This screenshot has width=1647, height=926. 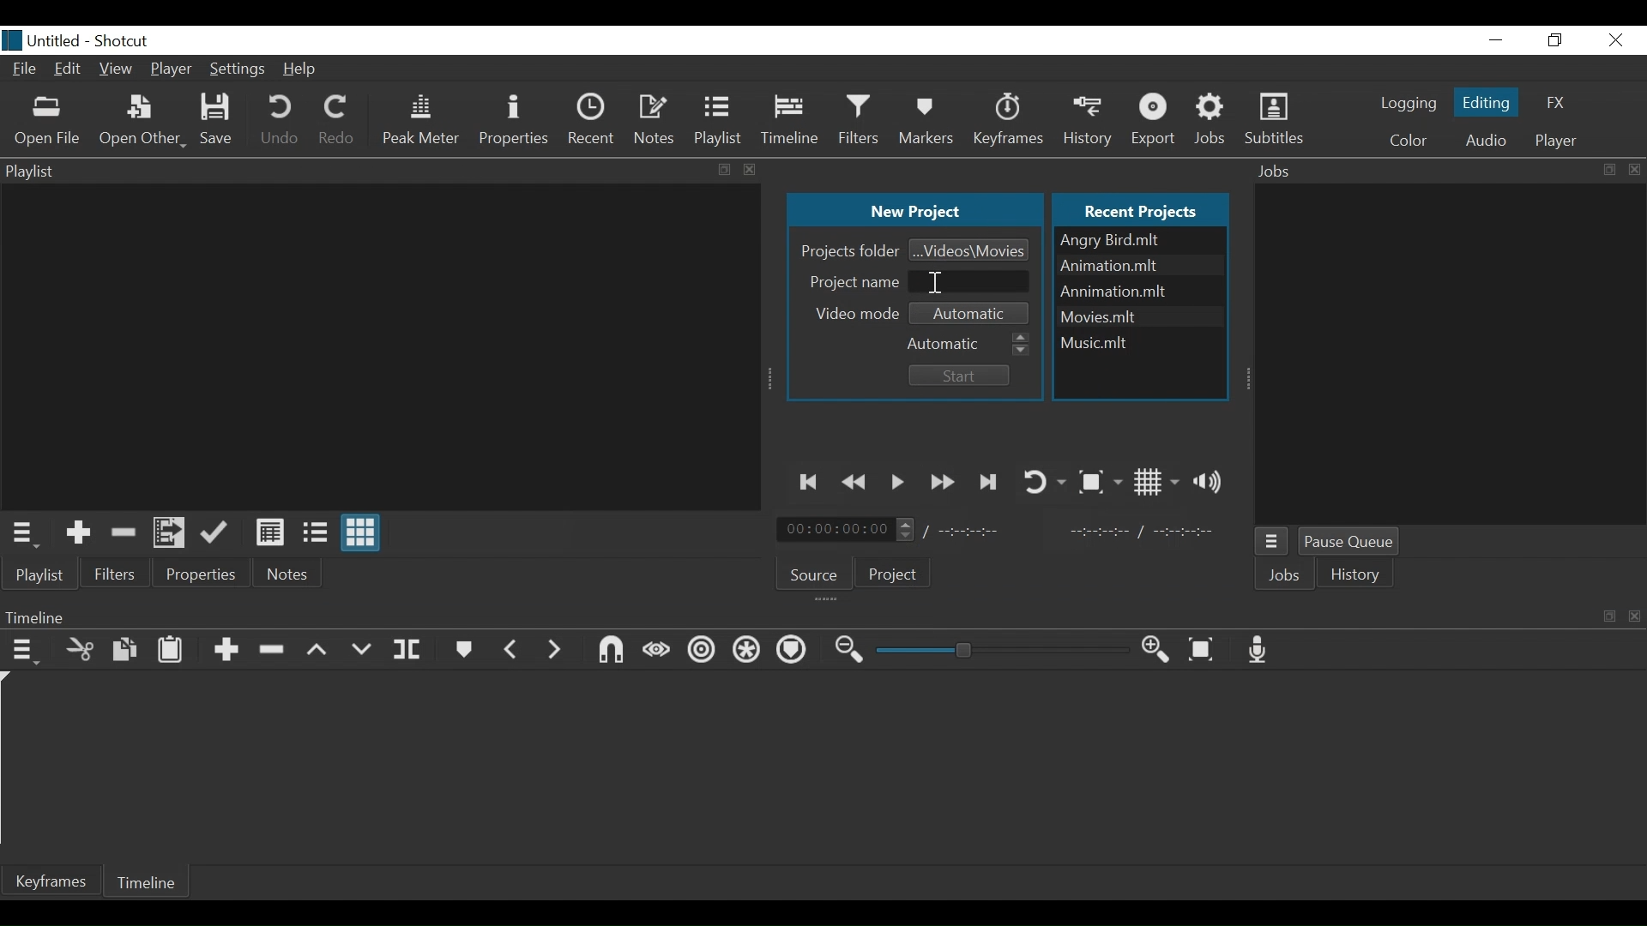 I want to click on View as icons, so click(x=363, y=535).